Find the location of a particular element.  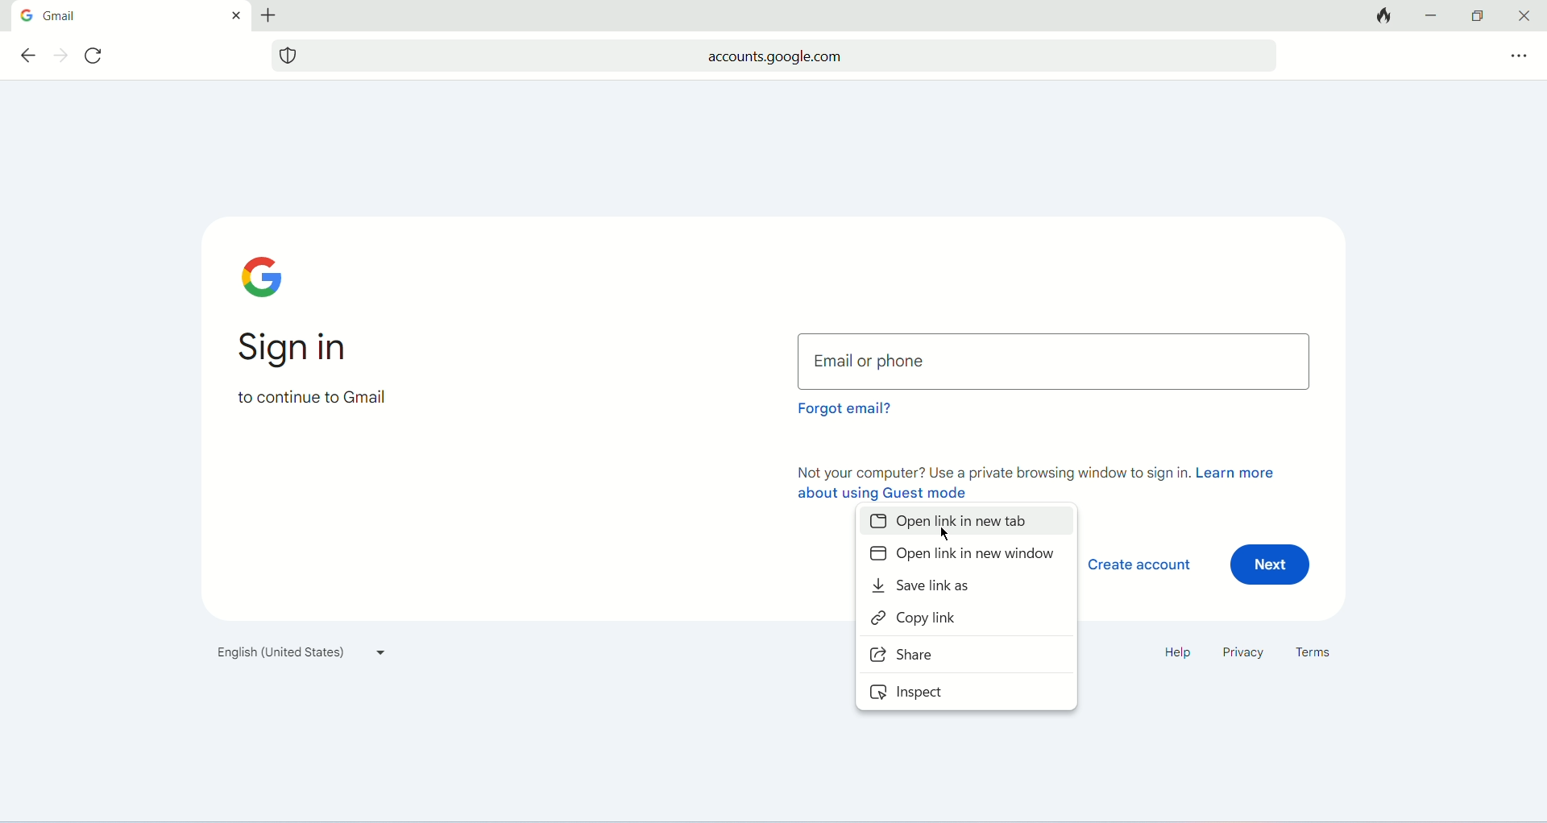

next is located at coordinates (1273, 565).